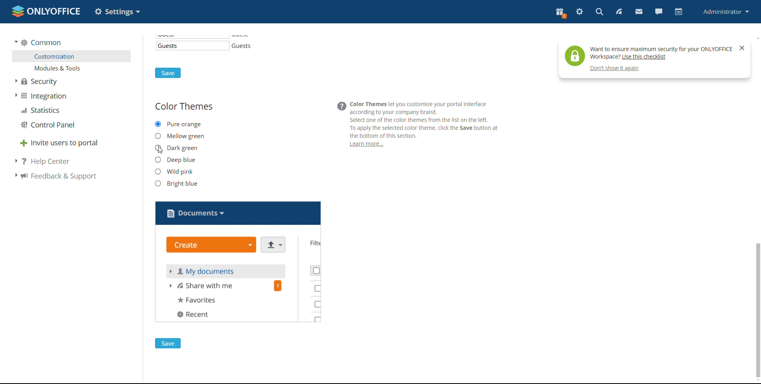 The height and width of the screenshot is (384, 761). Describe the element at coordinates (117, 11) in the screenshot. I see `option changed` at that location.